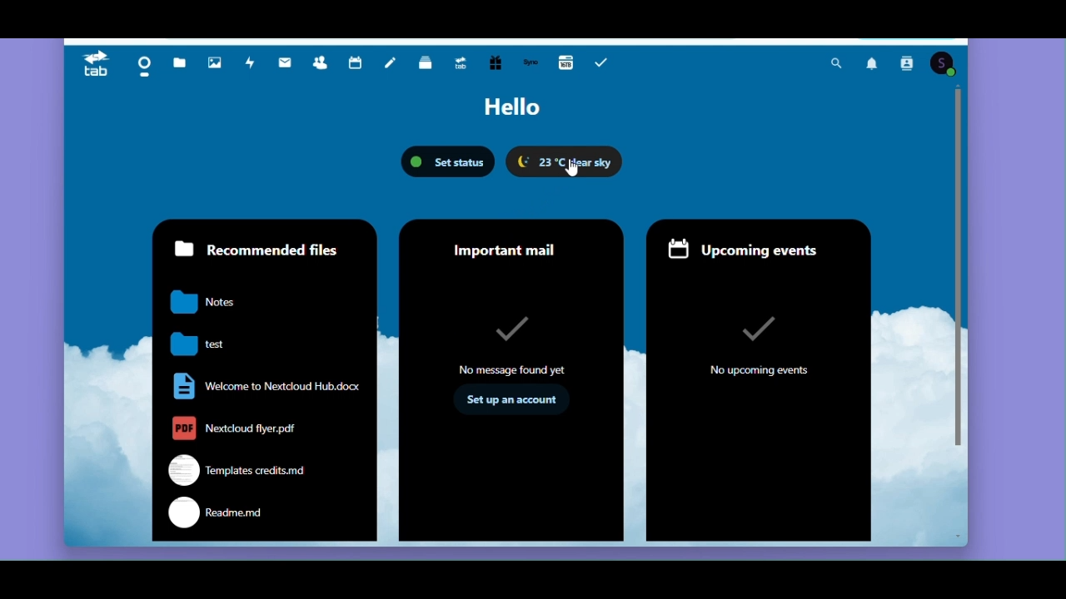 The image size is (1066, 599). What do you see at coordinates (513, 403) in the screenshot?
I see `set up an account` at bounding box center [513, 403].